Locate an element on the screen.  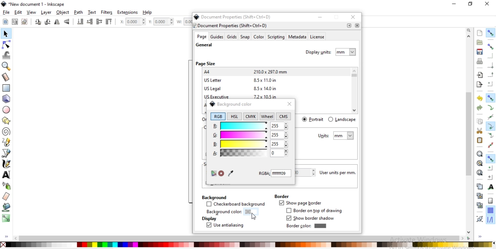
create or edit text objects is located at coordinates (7, 174).